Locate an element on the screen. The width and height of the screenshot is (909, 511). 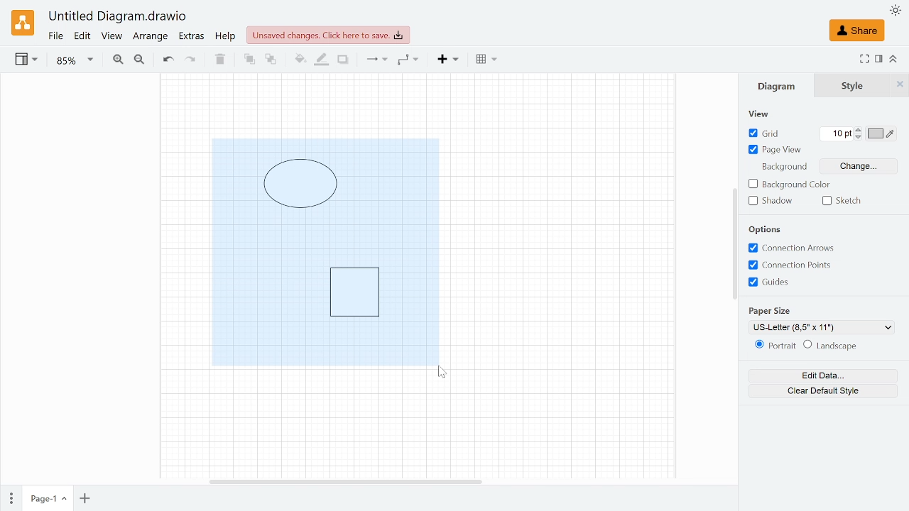
View is located at coordinates (767, 114).